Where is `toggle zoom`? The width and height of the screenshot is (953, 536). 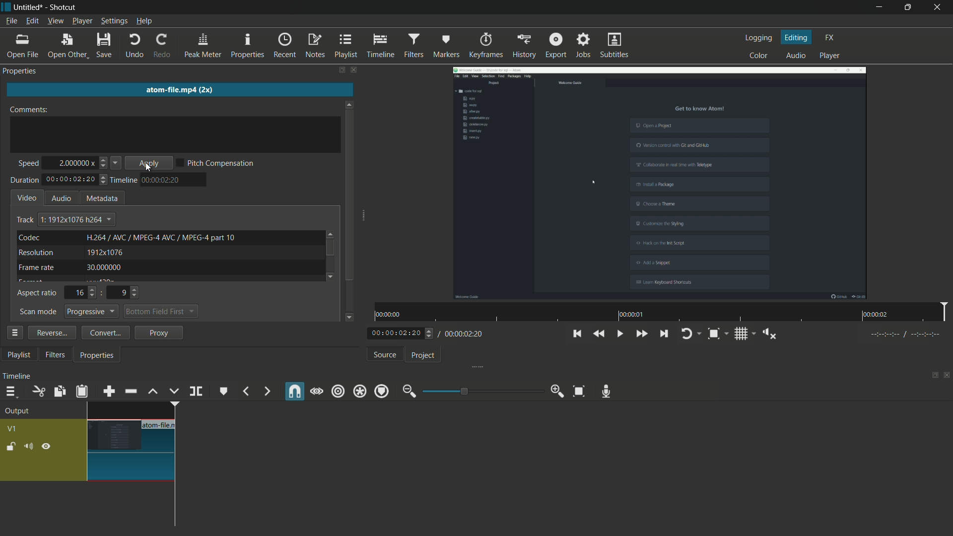 toggle zoom is located at coordinates (715, 334).